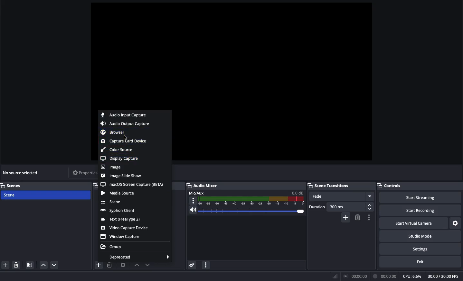 Image resolution: width=463 pixels, height=281 pixels. I want to click on 30.00/30.00 FPS, so click(445, 276).